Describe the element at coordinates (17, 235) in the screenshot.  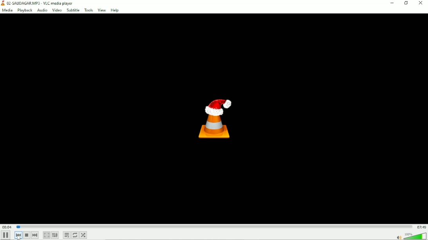
I see `Cursor` at that location.